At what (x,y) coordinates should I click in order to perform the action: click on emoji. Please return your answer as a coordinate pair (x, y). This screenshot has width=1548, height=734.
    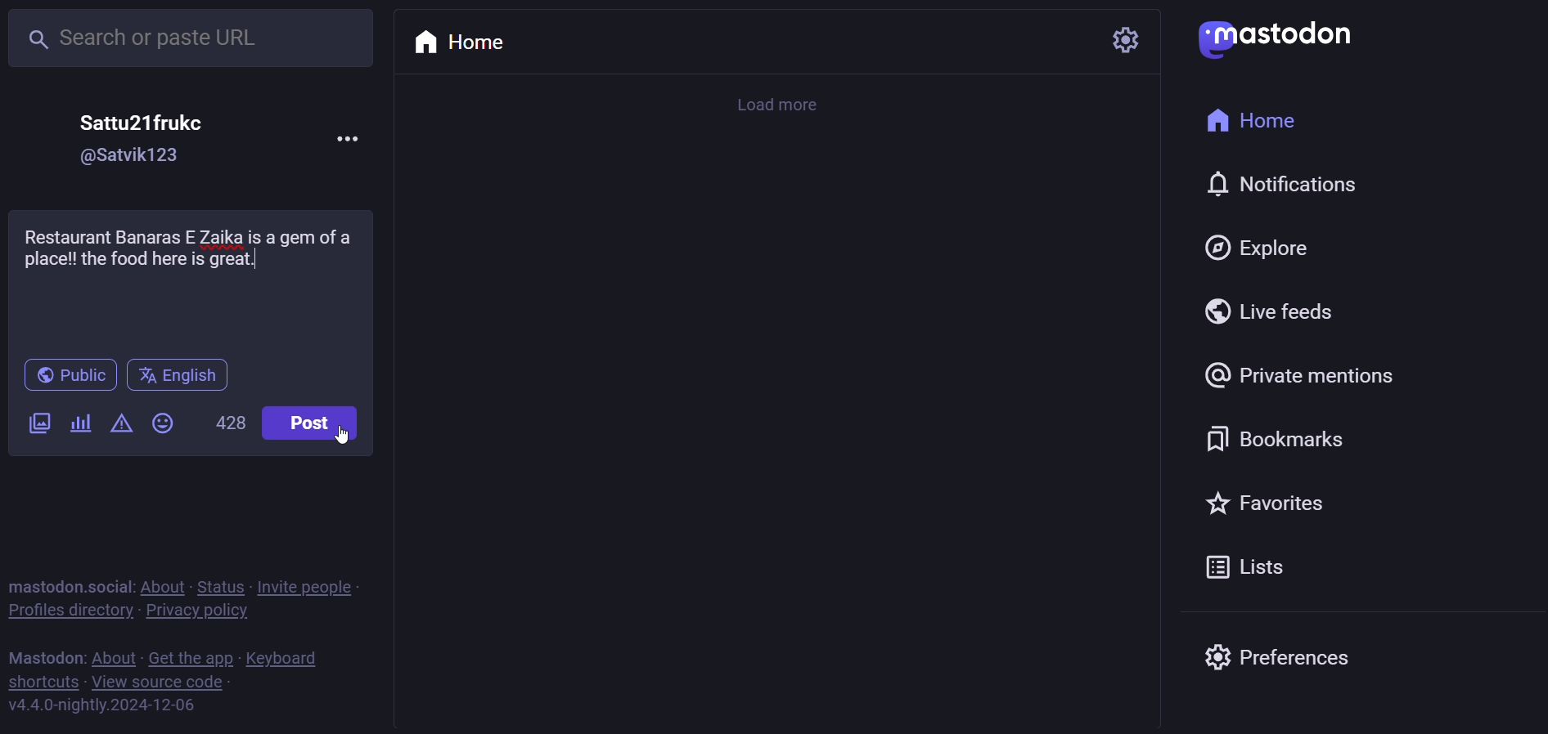
    Looking at the image, I should click on (160, 422).